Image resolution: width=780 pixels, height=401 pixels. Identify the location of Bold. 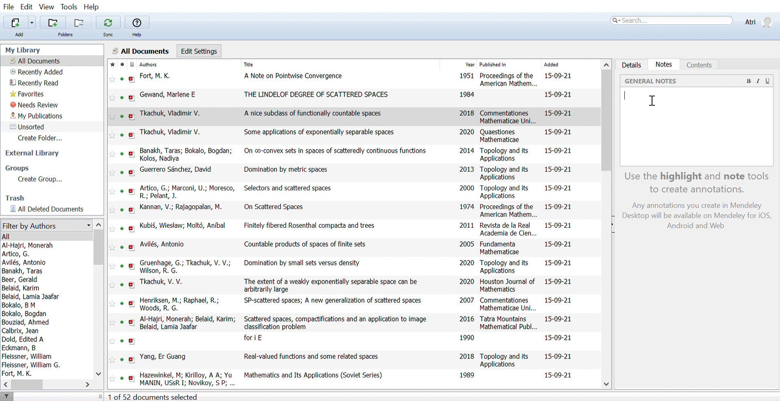
(749, 82).